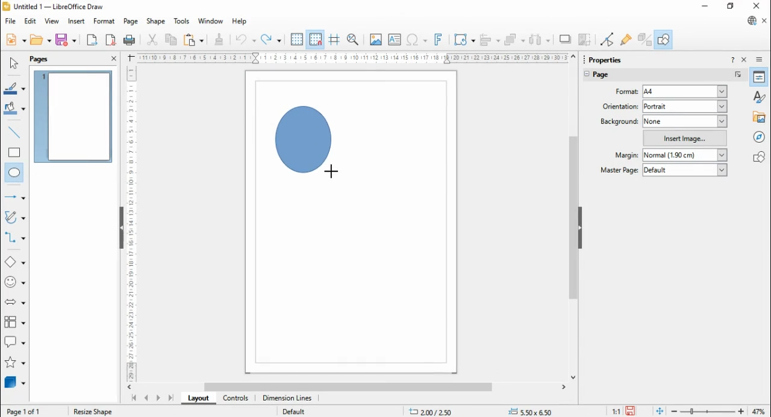 This screenshot has height=417, width=771. I want to click on basic shapes, so click(15, 263).